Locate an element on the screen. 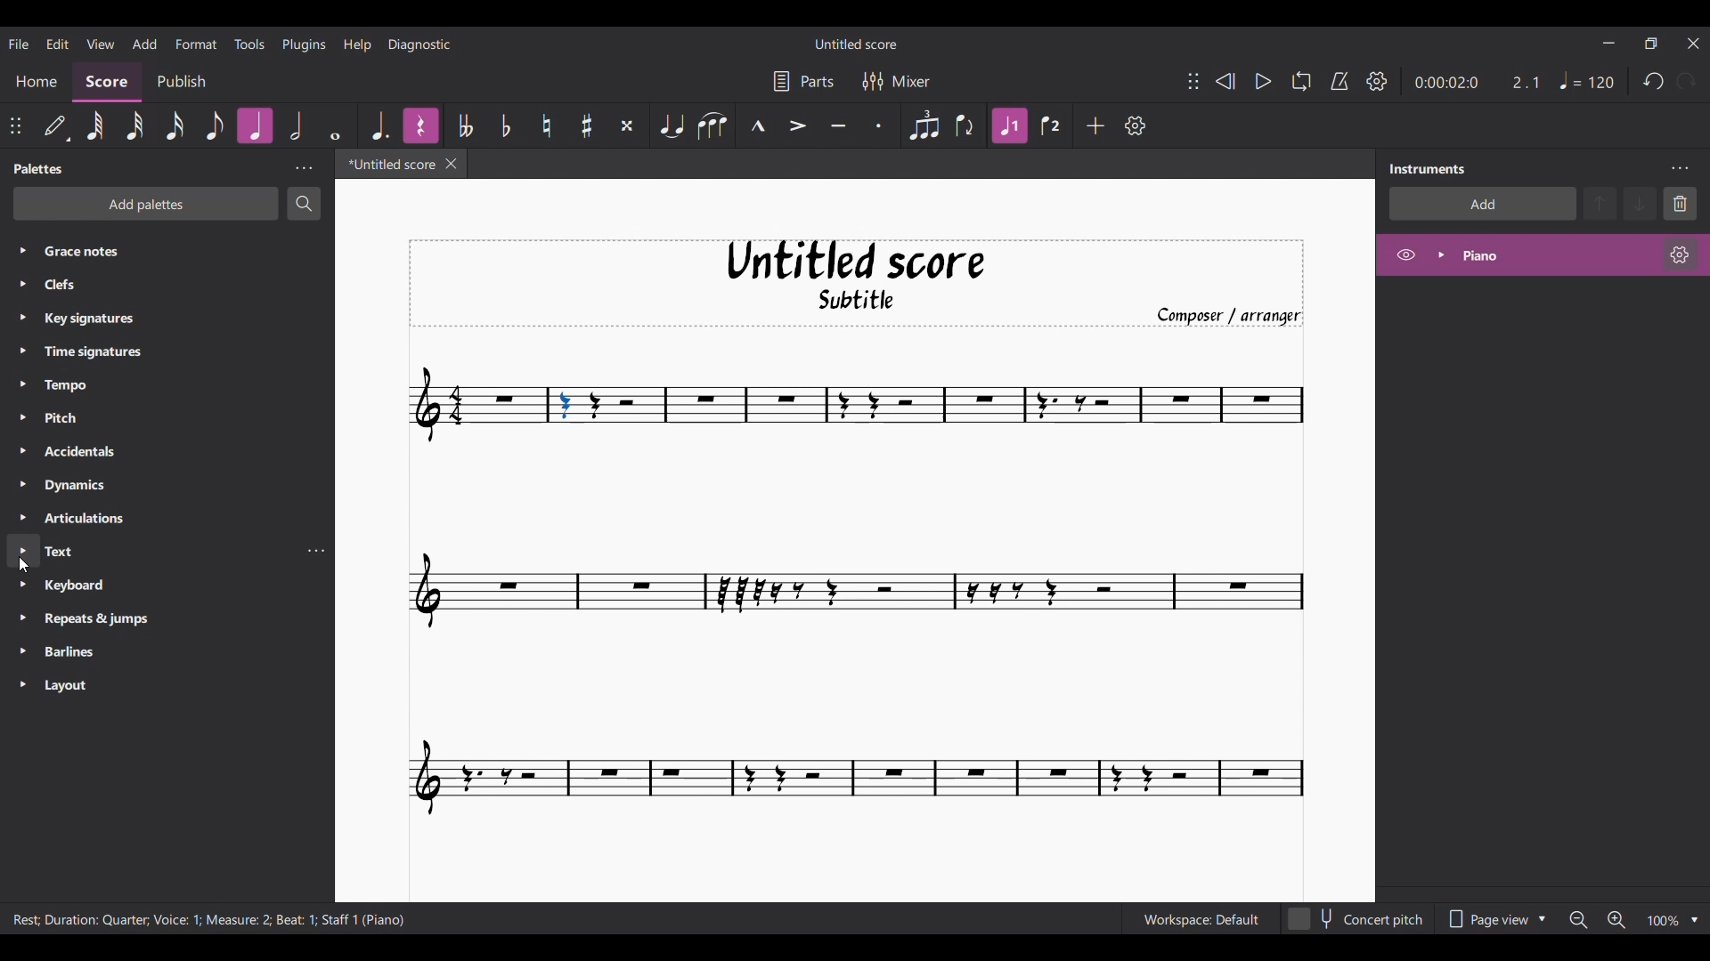  Play is located at coordinates (1263, 81).